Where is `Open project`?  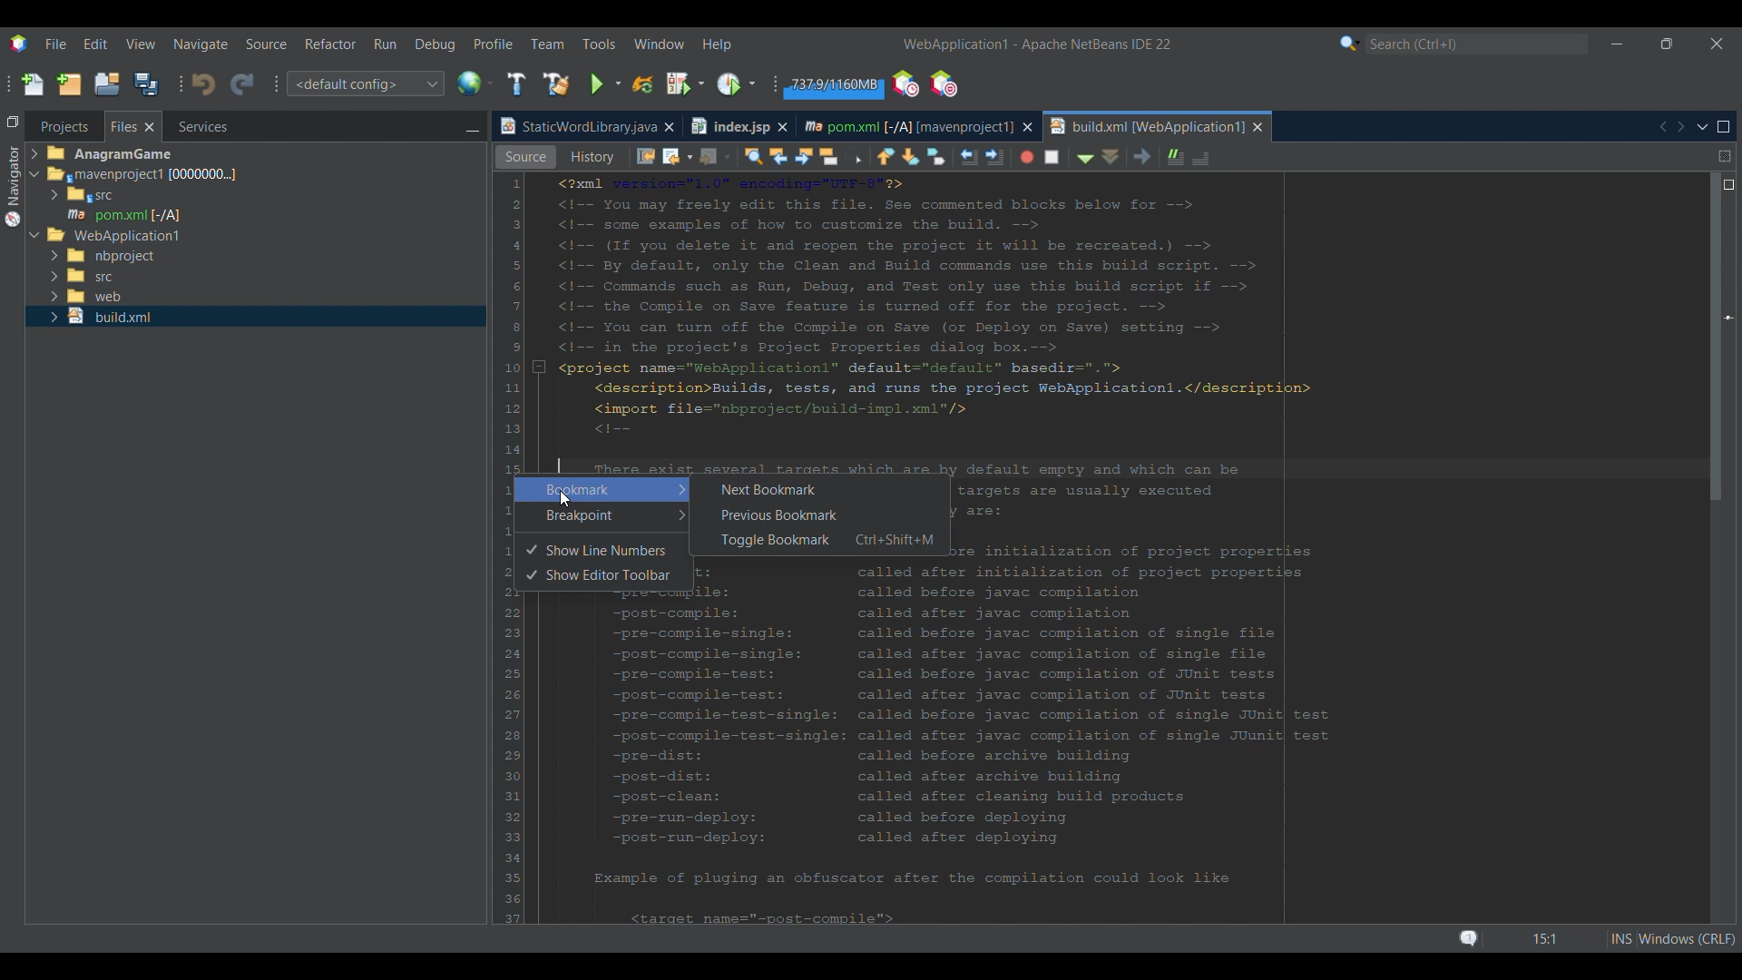
Open project is located at coordinates (107, 83).